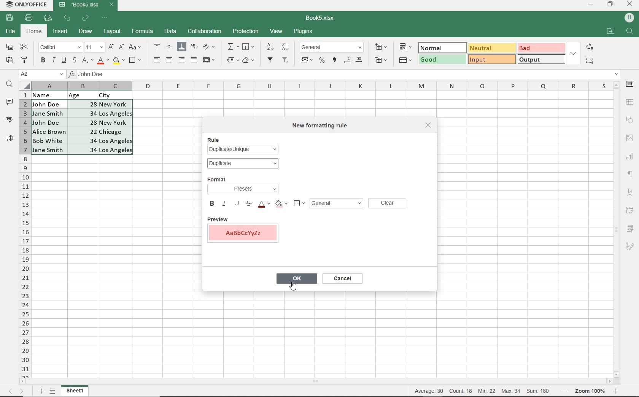 This screenshot has height=397, width=639. What do you see at coordinates (246, 186) in the screenshot?
I see `FORMAT` at bounding box center [246, 186].